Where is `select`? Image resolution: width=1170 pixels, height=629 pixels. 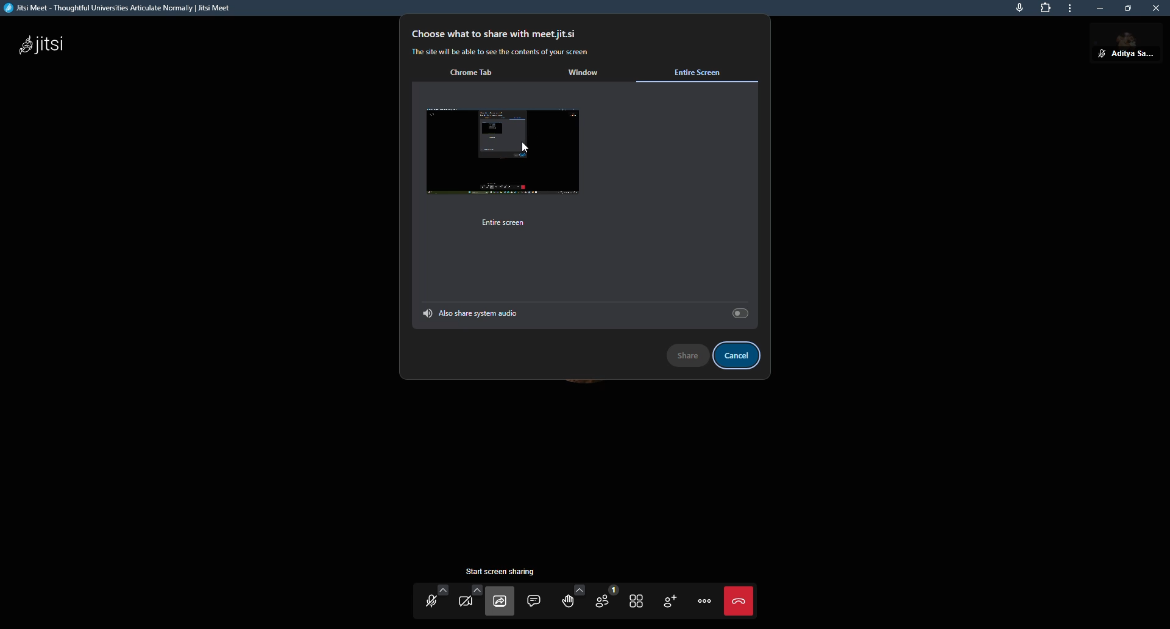 select is located at coordinates (738, 313).